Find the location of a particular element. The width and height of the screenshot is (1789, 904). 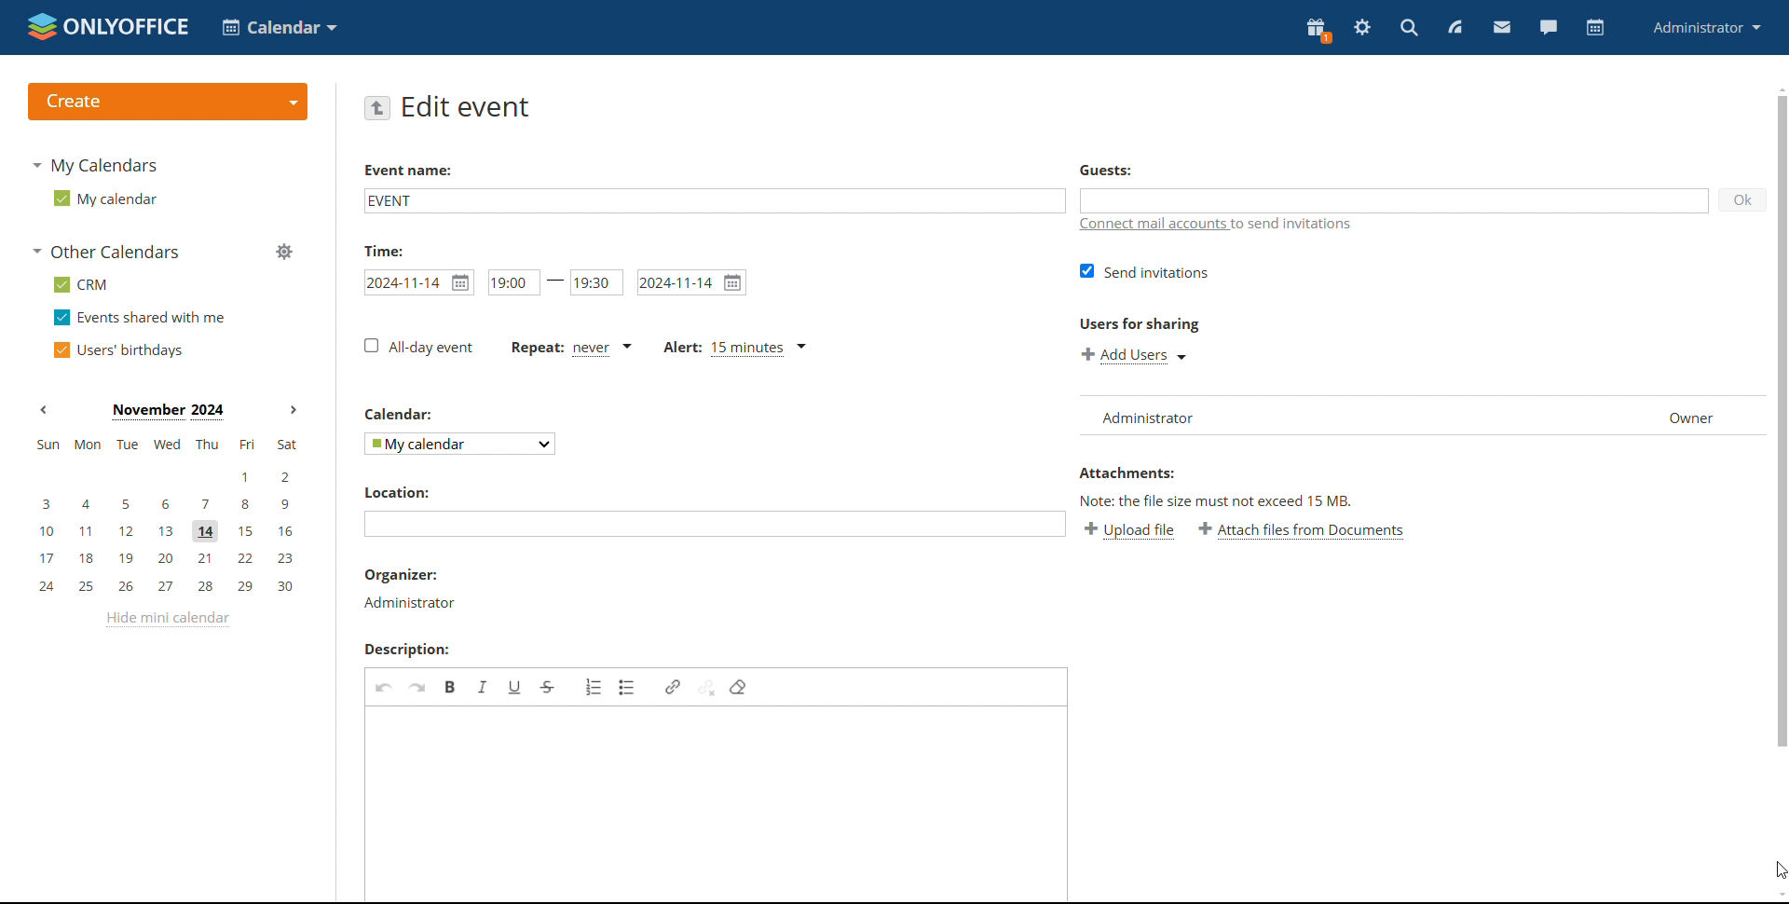

add event name is located at coordinates (713, 199).